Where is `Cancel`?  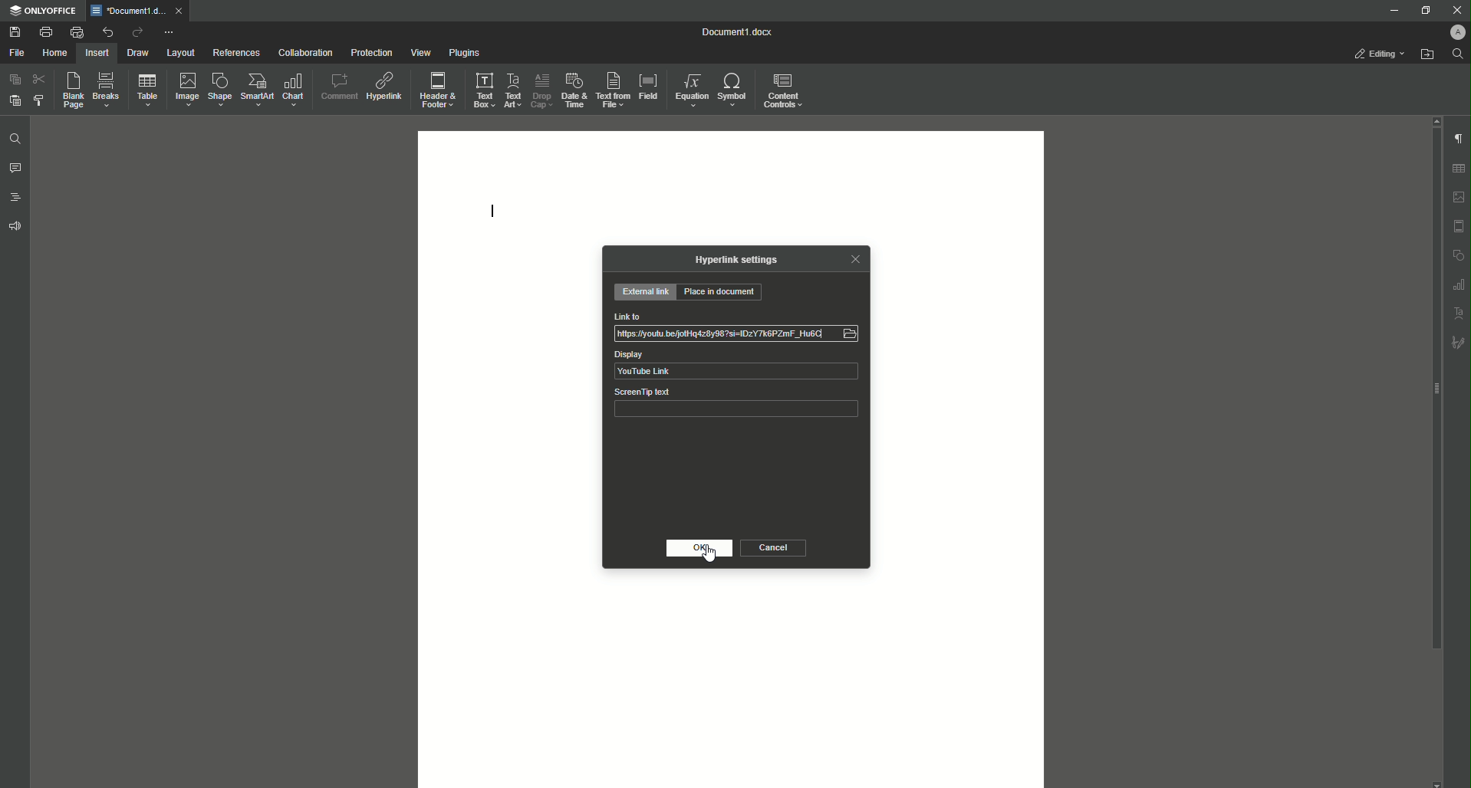 Cancel is located at coordinates (777, 548).